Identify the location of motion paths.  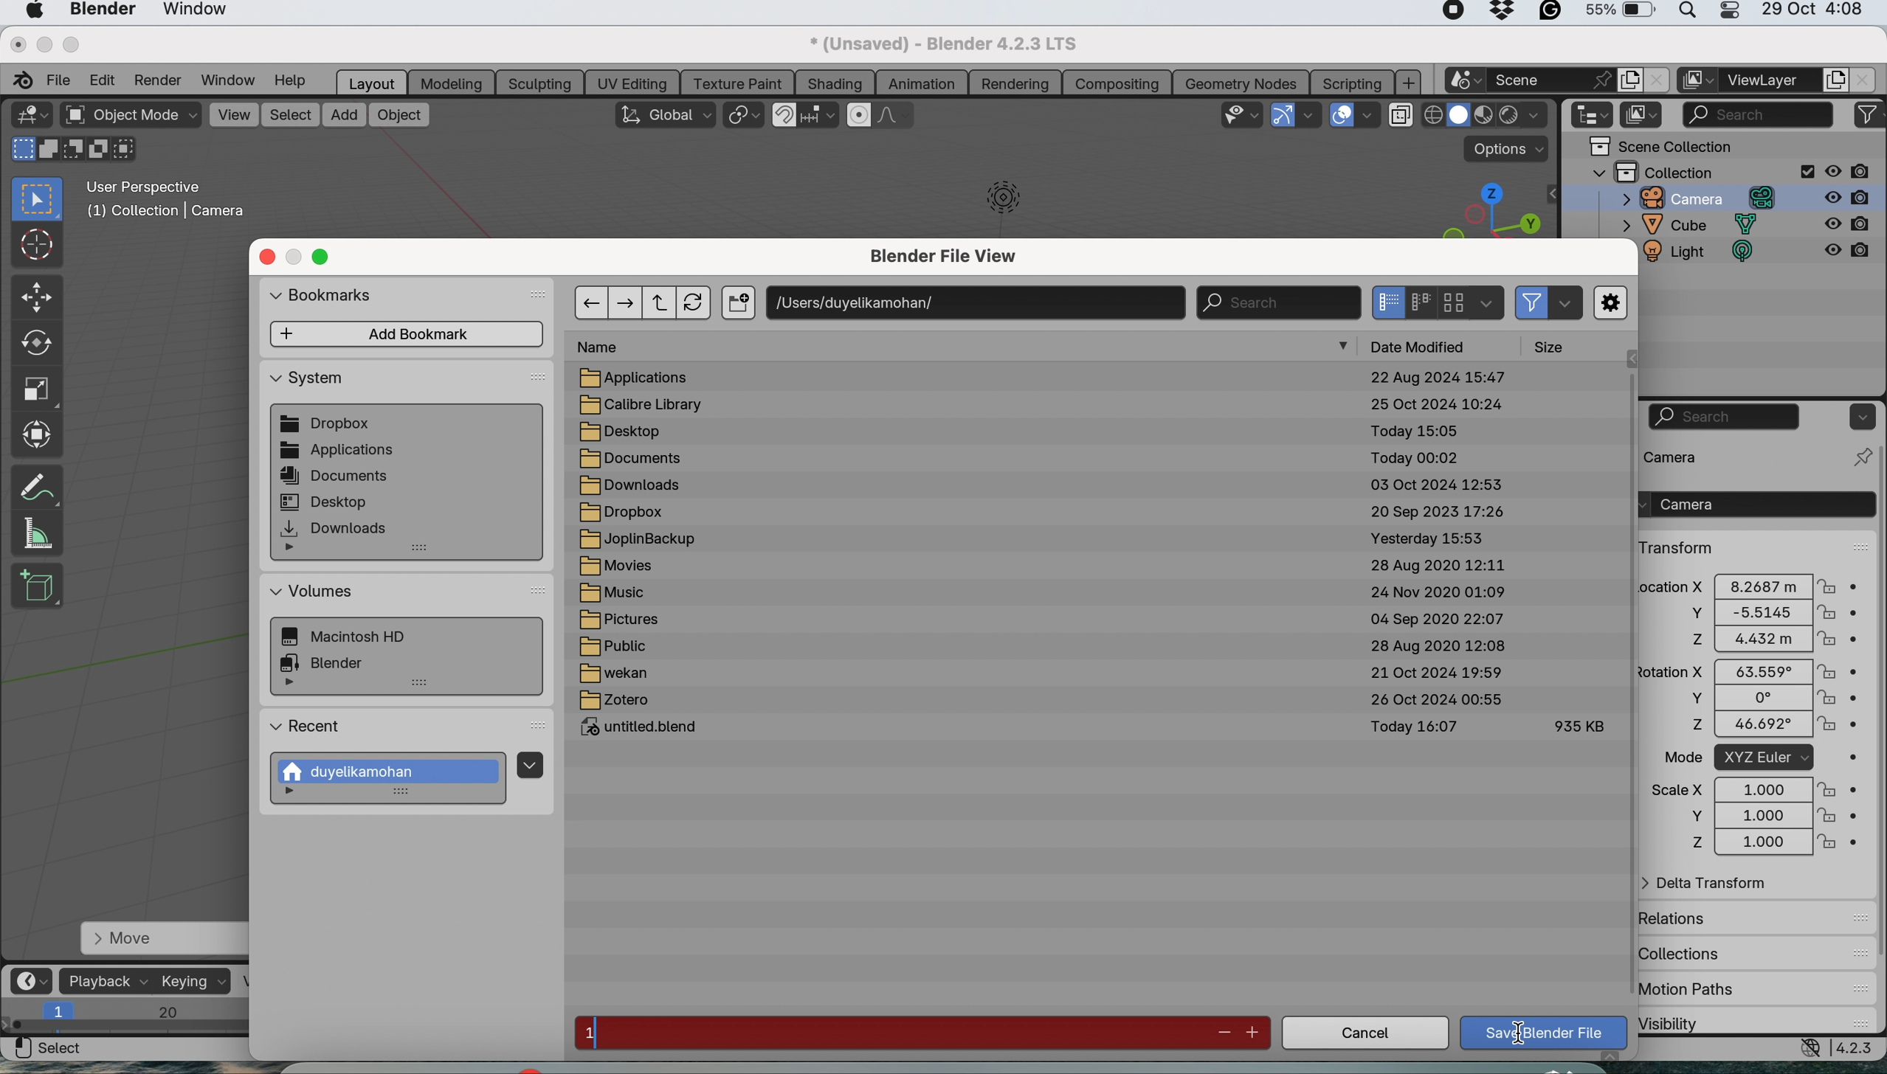
(1717, 990).